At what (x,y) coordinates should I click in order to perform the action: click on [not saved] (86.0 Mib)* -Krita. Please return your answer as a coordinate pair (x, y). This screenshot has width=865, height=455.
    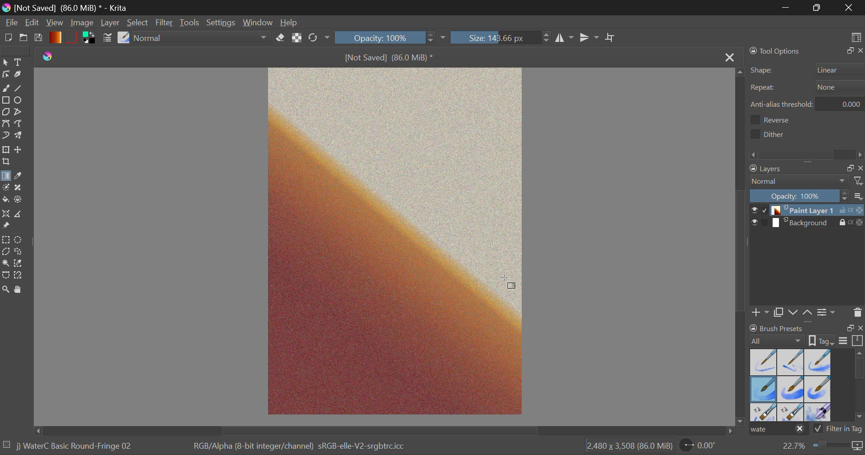
    Looking at the image, I should click on (65, 8).